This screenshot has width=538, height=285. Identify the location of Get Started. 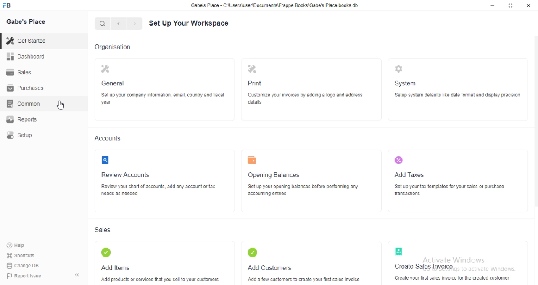
(28, 40).